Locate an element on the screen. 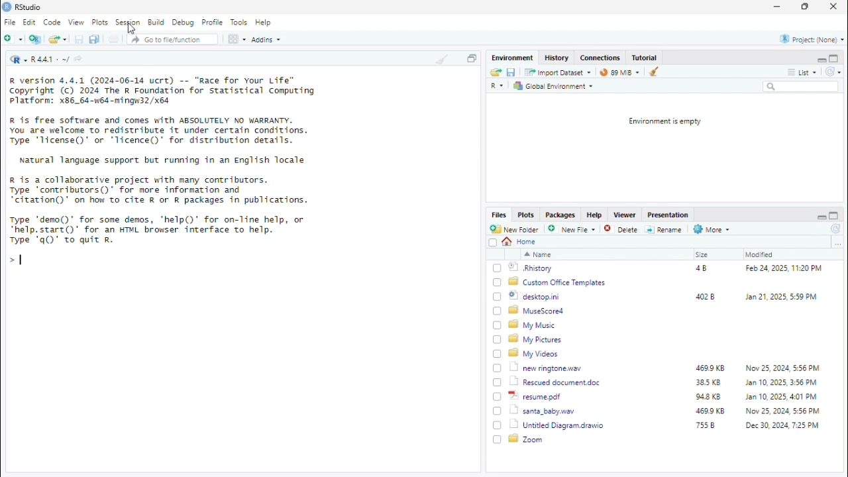  file is located at coordinates (113, 38).